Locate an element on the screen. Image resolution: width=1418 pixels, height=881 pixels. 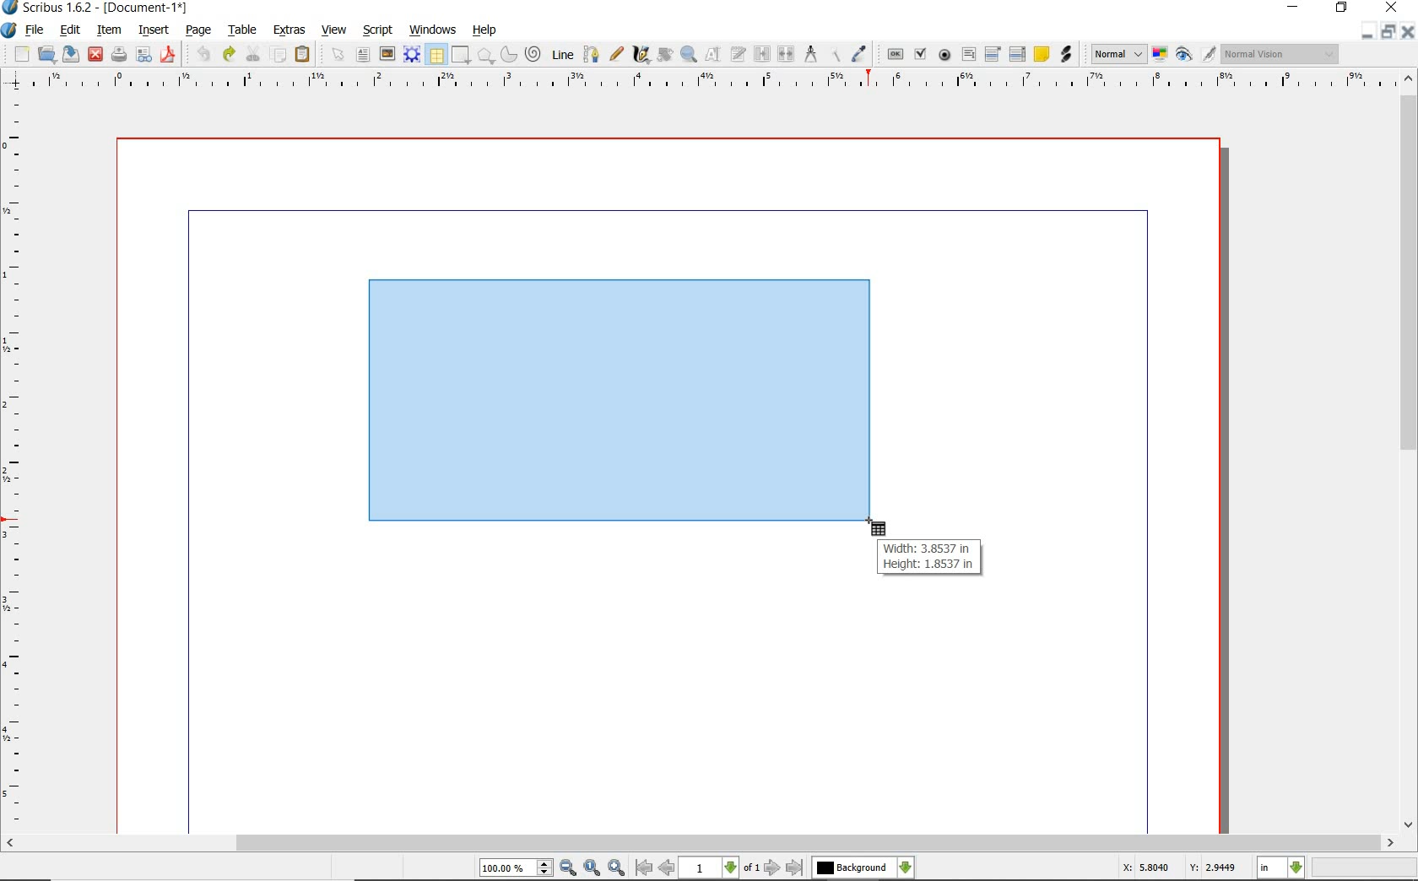
pdf combo box is located at coordinates (994, 55).